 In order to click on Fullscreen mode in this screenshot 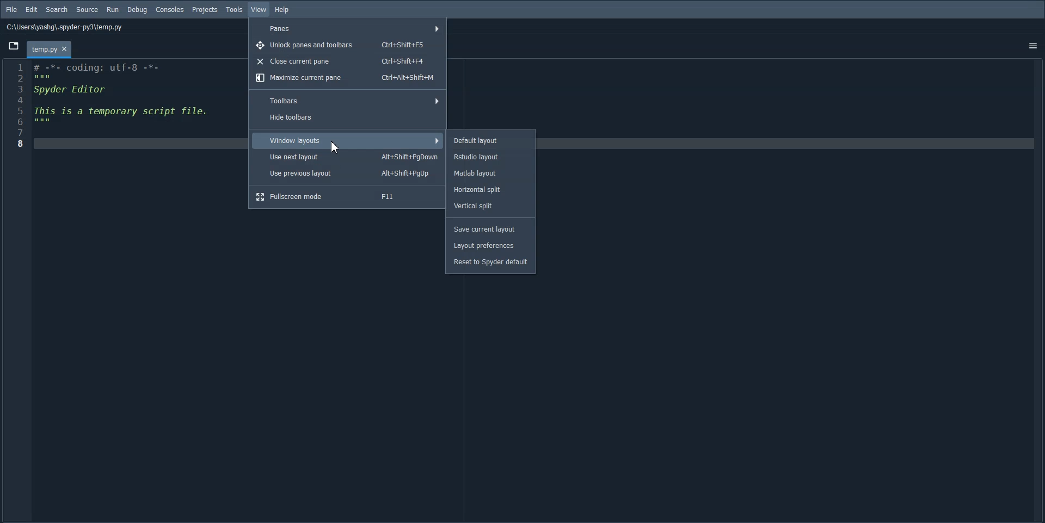, I will do `click(347, 196)`.